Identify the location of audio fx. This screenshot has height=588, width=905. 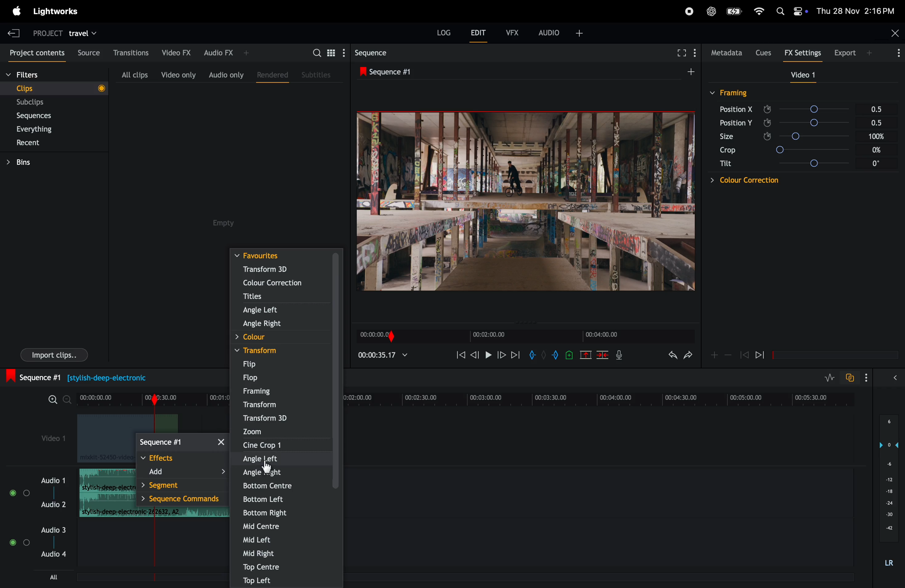
(226, 52).